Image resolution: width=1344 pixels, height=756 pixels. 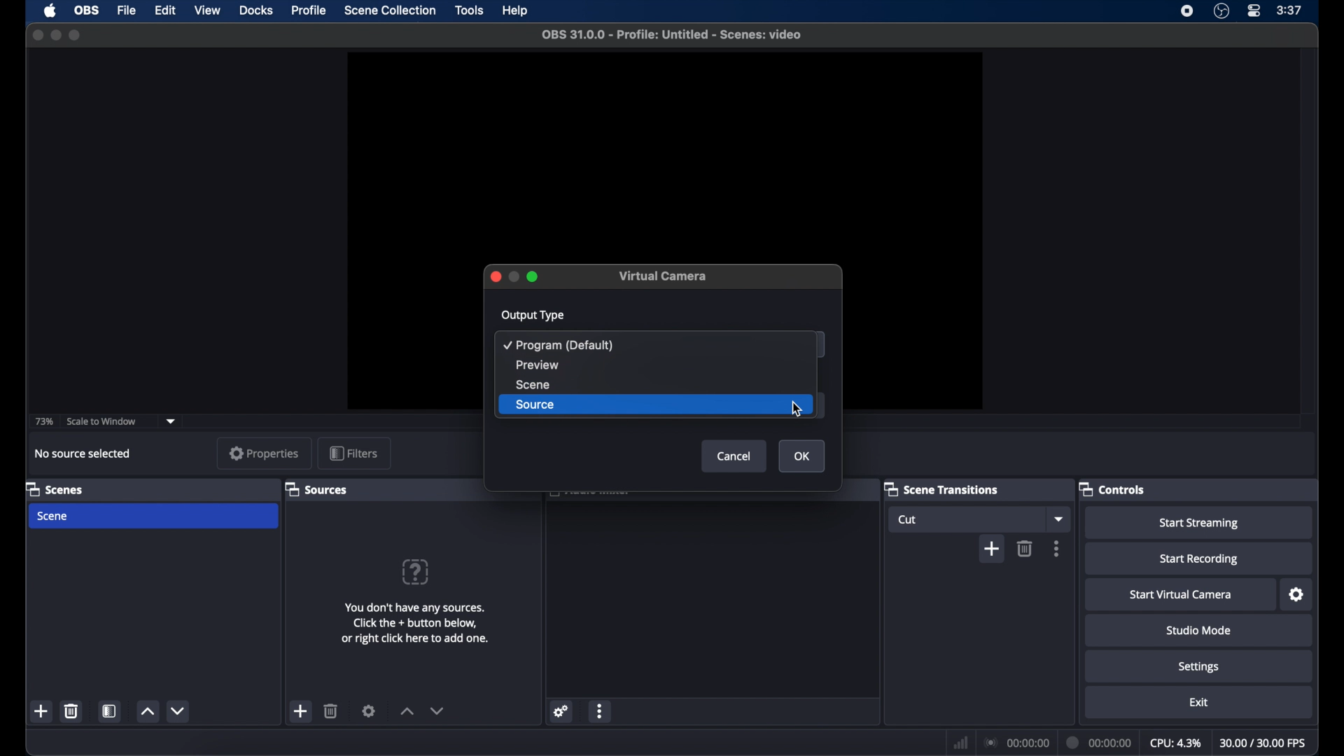 What do you see at coordinates (1057, 549) in the screenshot?
I see `more options` at bounding box center [1057, 549].